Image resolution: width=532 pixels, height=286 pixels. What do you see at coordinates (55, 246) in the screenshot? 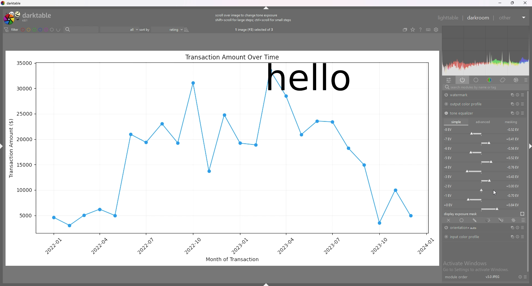
I see `2022-01` at bounding box center [55, 246].